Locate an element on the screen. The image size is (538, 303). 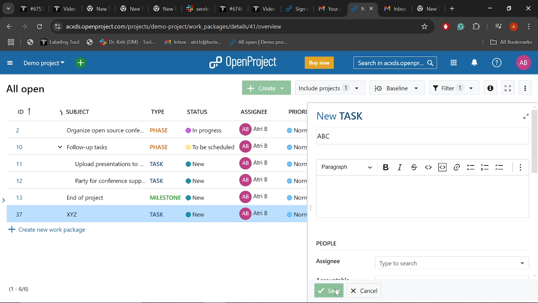
Italic is located at coordinates (399, 167).